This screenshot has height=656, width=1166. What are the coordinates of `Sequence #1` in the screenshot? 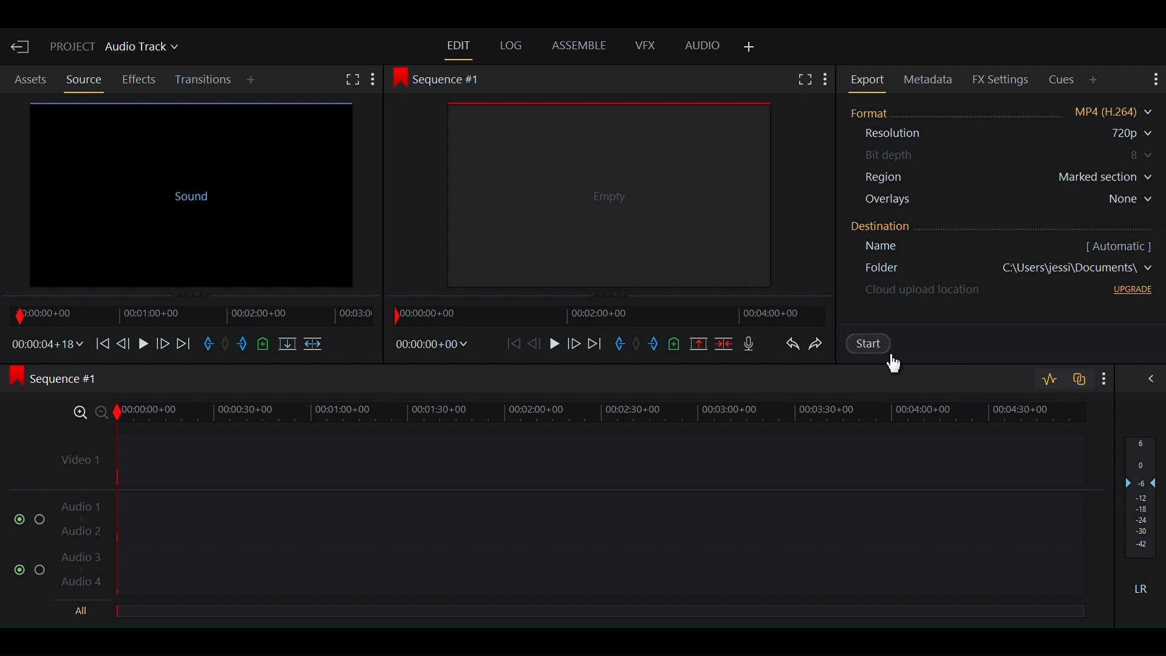 It's located at (442, 78).